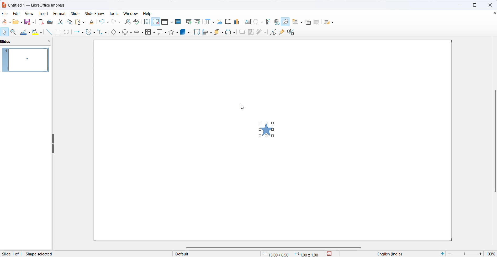  I want to click on align, so click(207, 32).